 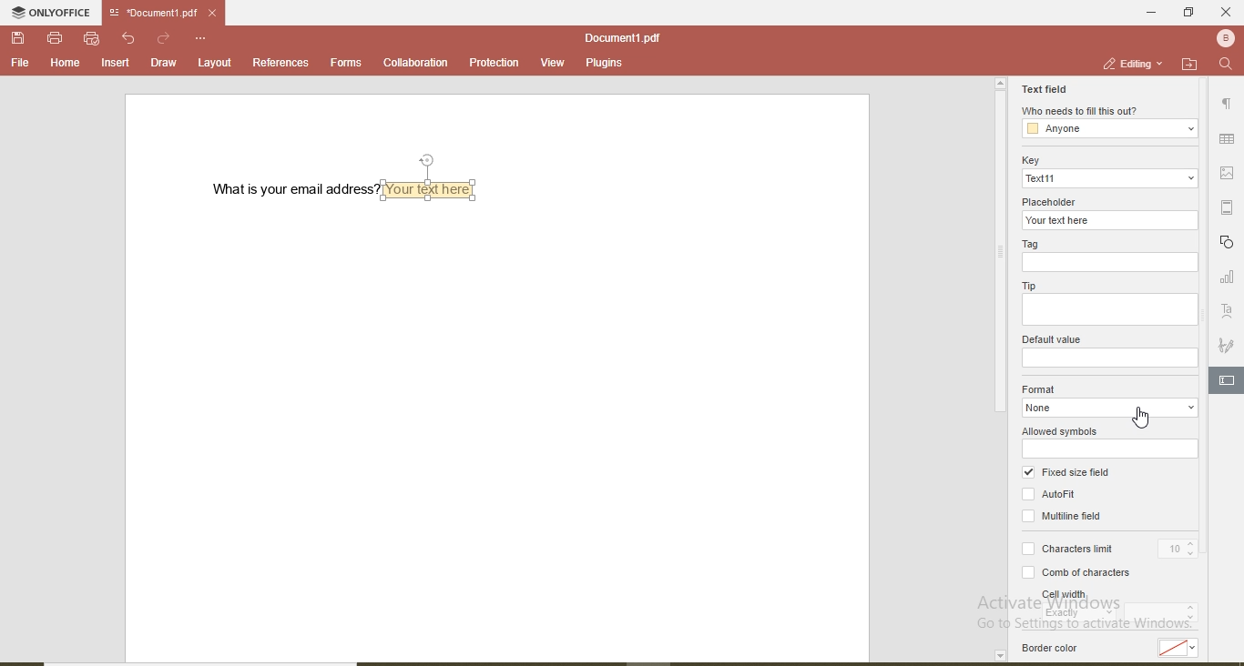 I want to click on quick print, so click(x=92, y=38).